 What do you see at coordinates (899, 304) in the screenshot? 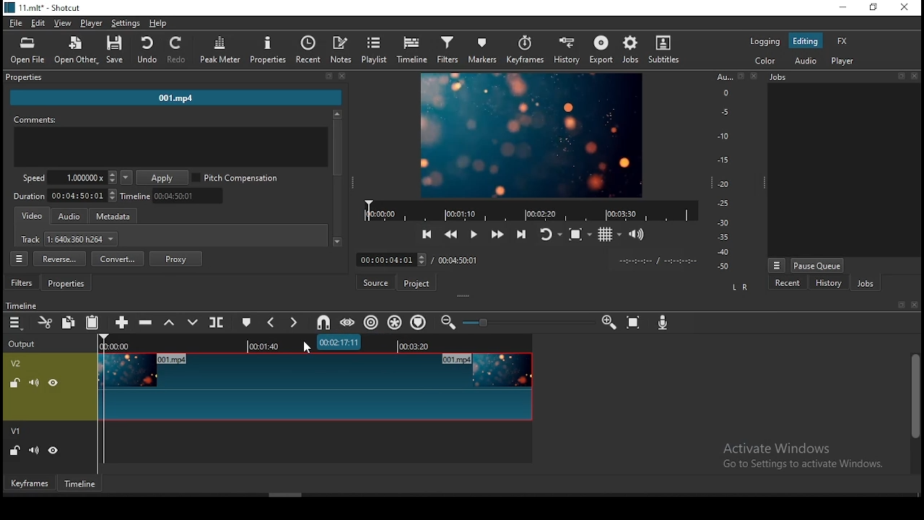
I see `MAXIMIZE` at bounding box center [899, 304].